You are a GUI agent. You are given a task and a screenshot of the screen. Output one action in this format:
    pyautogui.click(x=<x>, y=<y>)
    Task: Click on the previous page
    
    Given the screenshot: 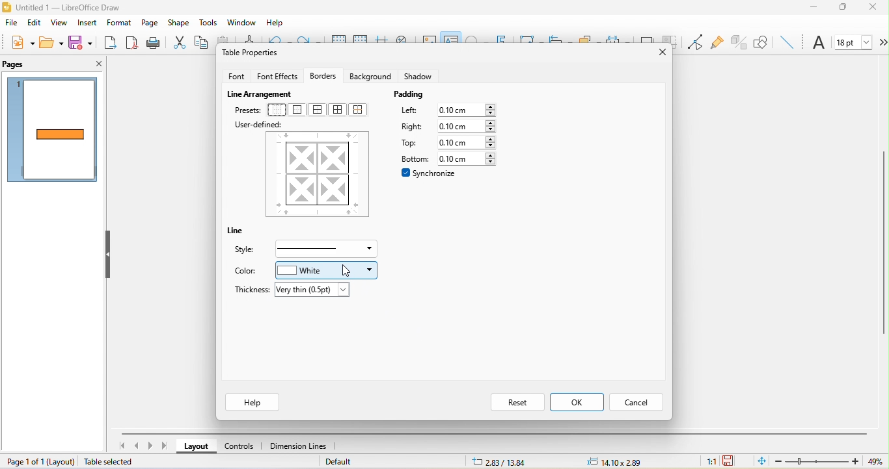 What is the action you would take?
    pyautogui.click(x=137, y=448)
    